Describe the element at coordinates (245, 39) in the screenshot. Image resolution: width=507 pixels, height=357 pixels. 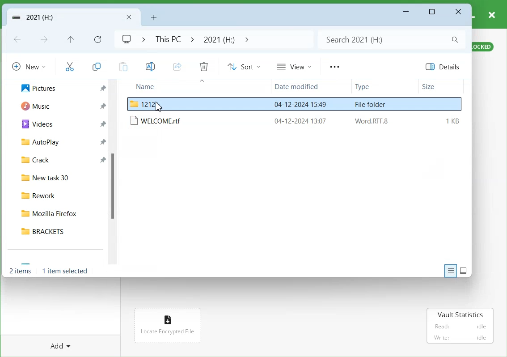
I see `Drop down box` at that location.